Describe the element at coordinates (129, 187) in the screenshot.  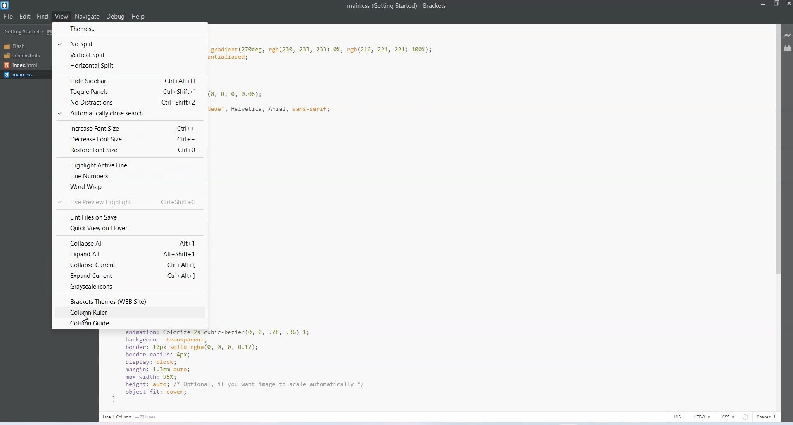
I see `Word Wrap` at that location.